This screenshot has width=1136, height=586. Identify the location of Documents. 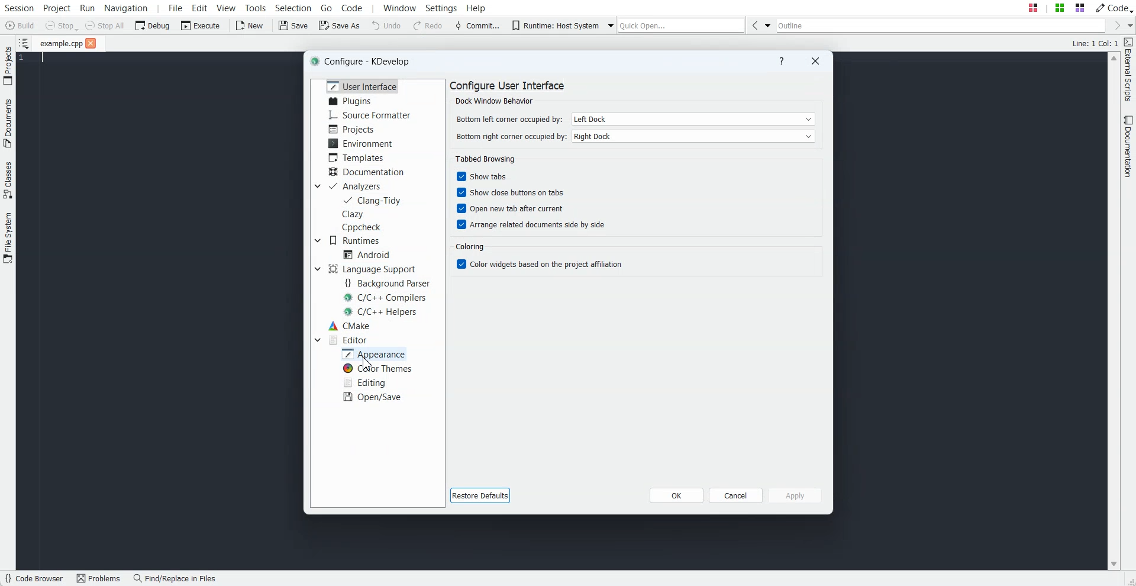
(8, 123).